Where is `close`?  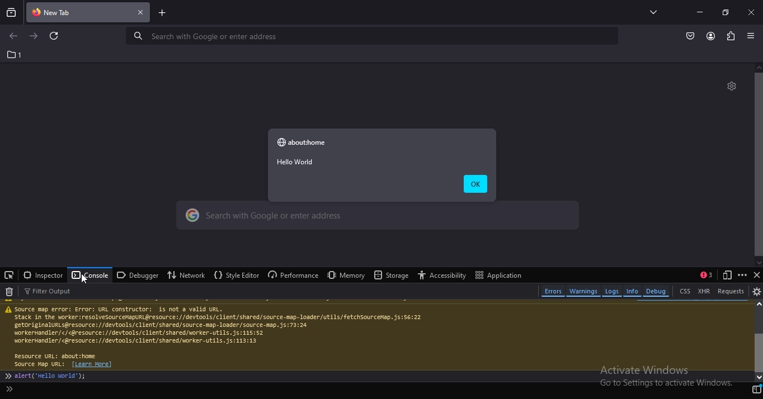 close is located at coordinates (756, 274).